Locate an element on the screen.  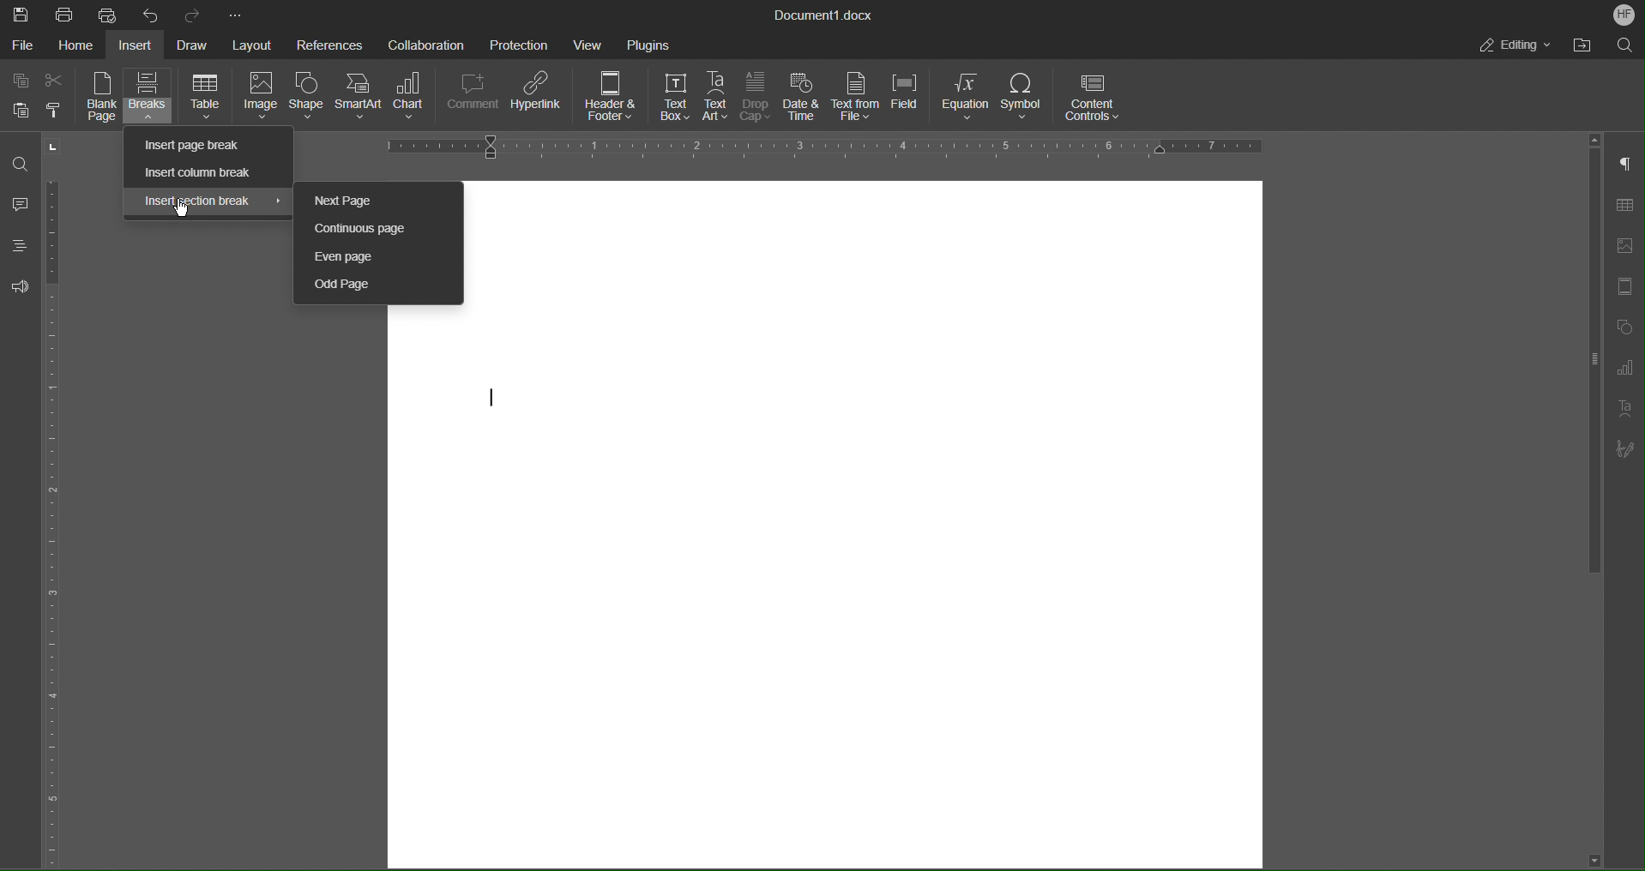
Header and Footer is located at coordinates (613, 97).